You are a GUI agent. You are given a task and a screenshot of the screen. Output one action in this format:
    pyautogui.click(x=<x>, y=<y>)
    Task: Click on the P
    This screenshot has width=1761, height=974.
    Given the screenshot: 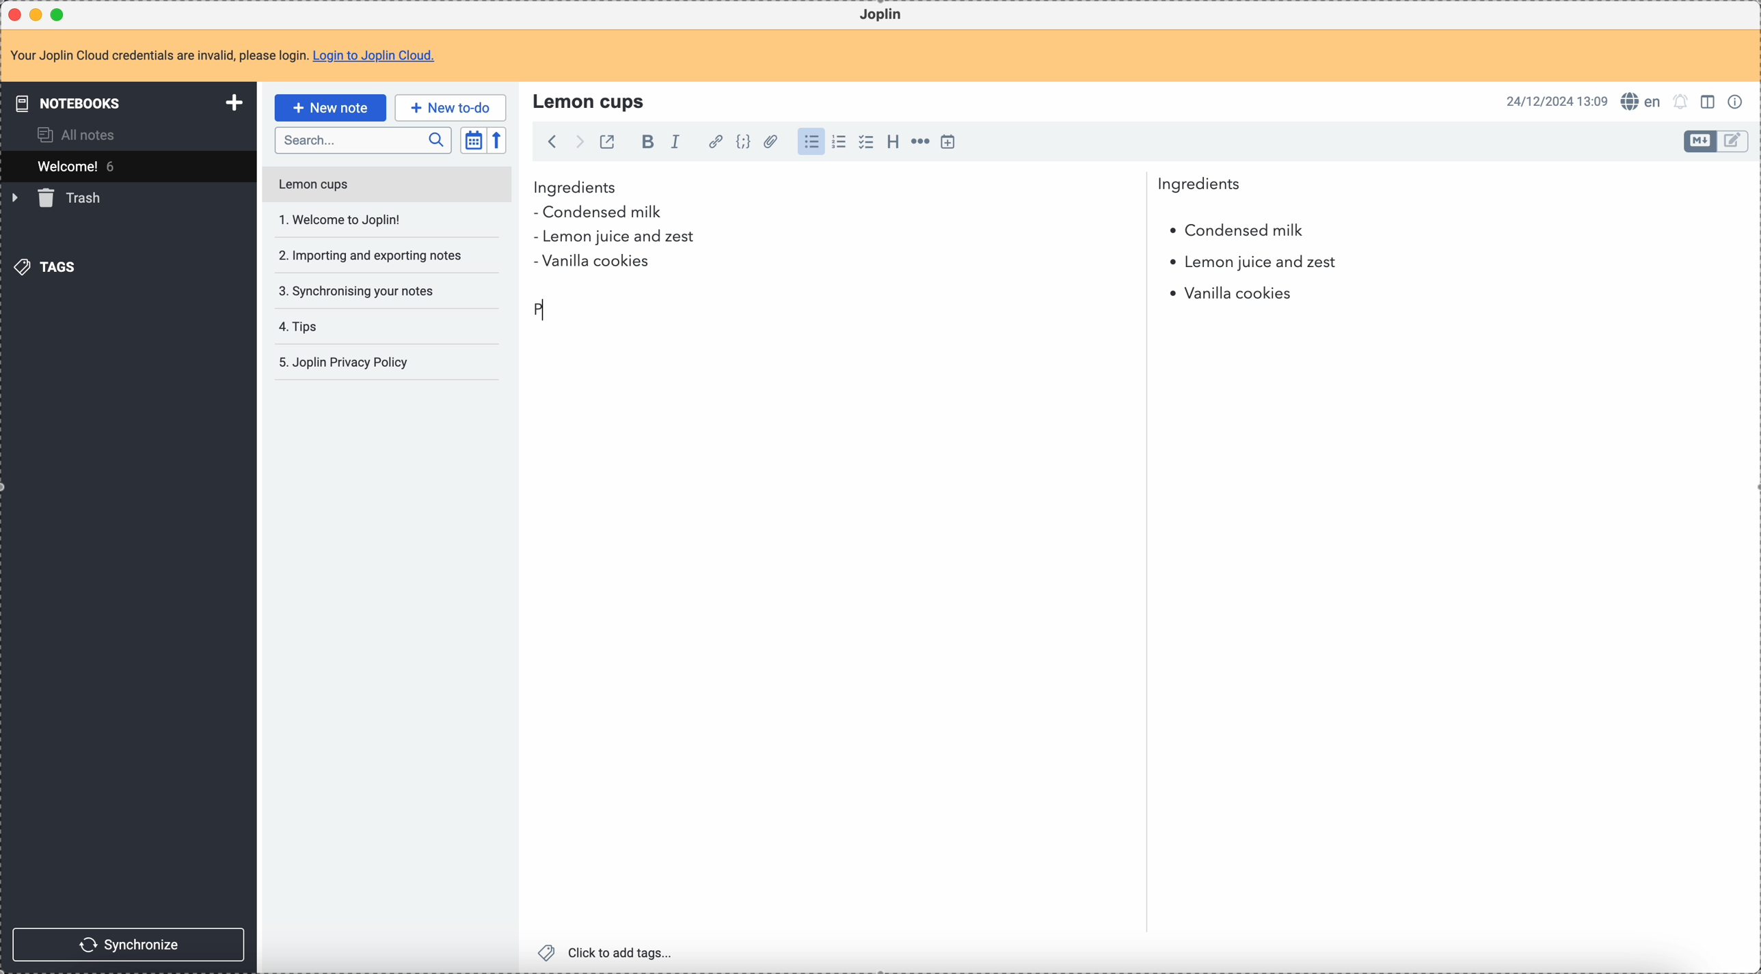 What is the action you would take?
    pyautogui.click(x=543, y=309)
    